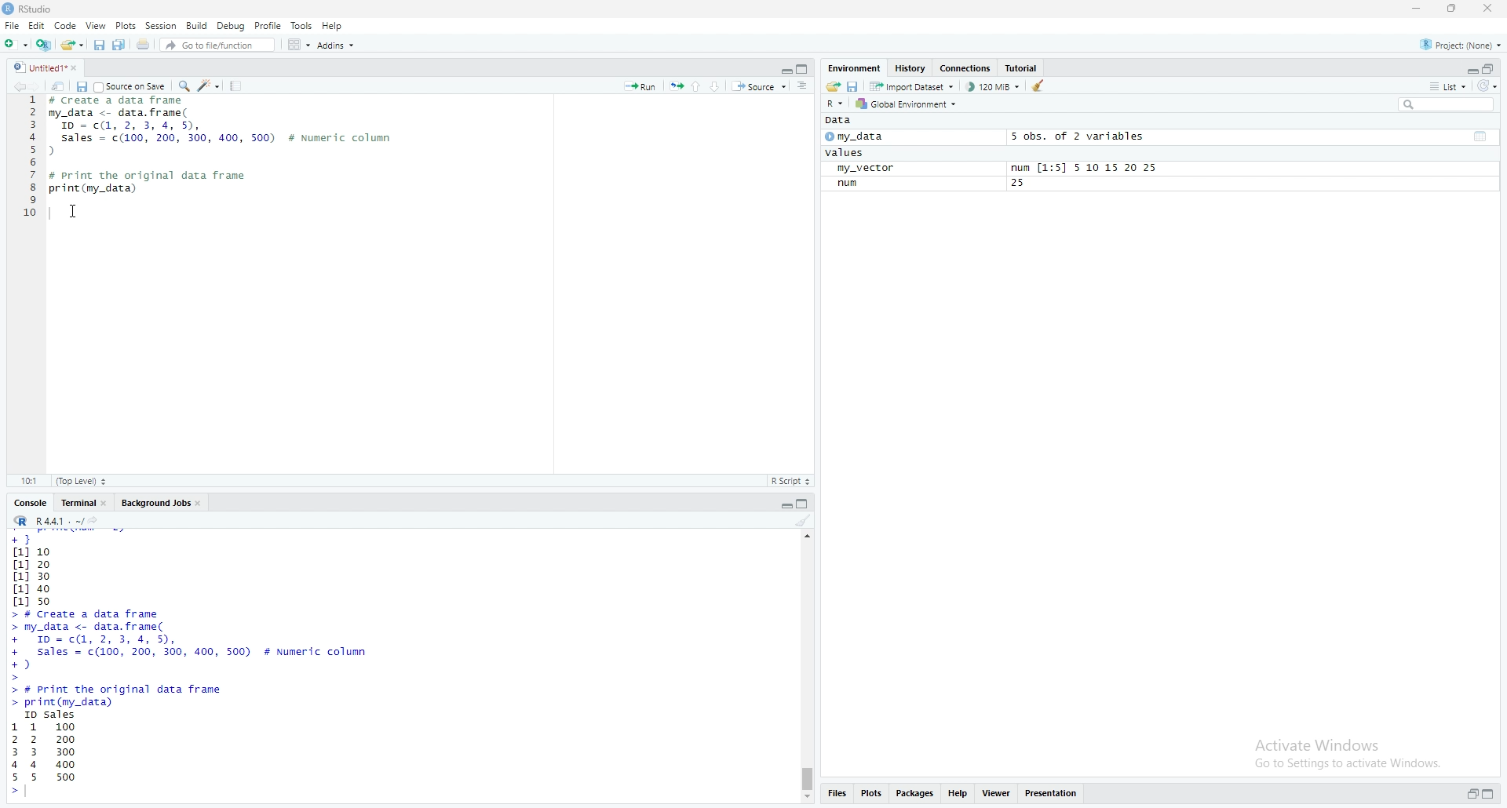 The image size is (1507, 808). Describe the element at coordinates (80, 69) in the screenshot. I see `close` at that location.